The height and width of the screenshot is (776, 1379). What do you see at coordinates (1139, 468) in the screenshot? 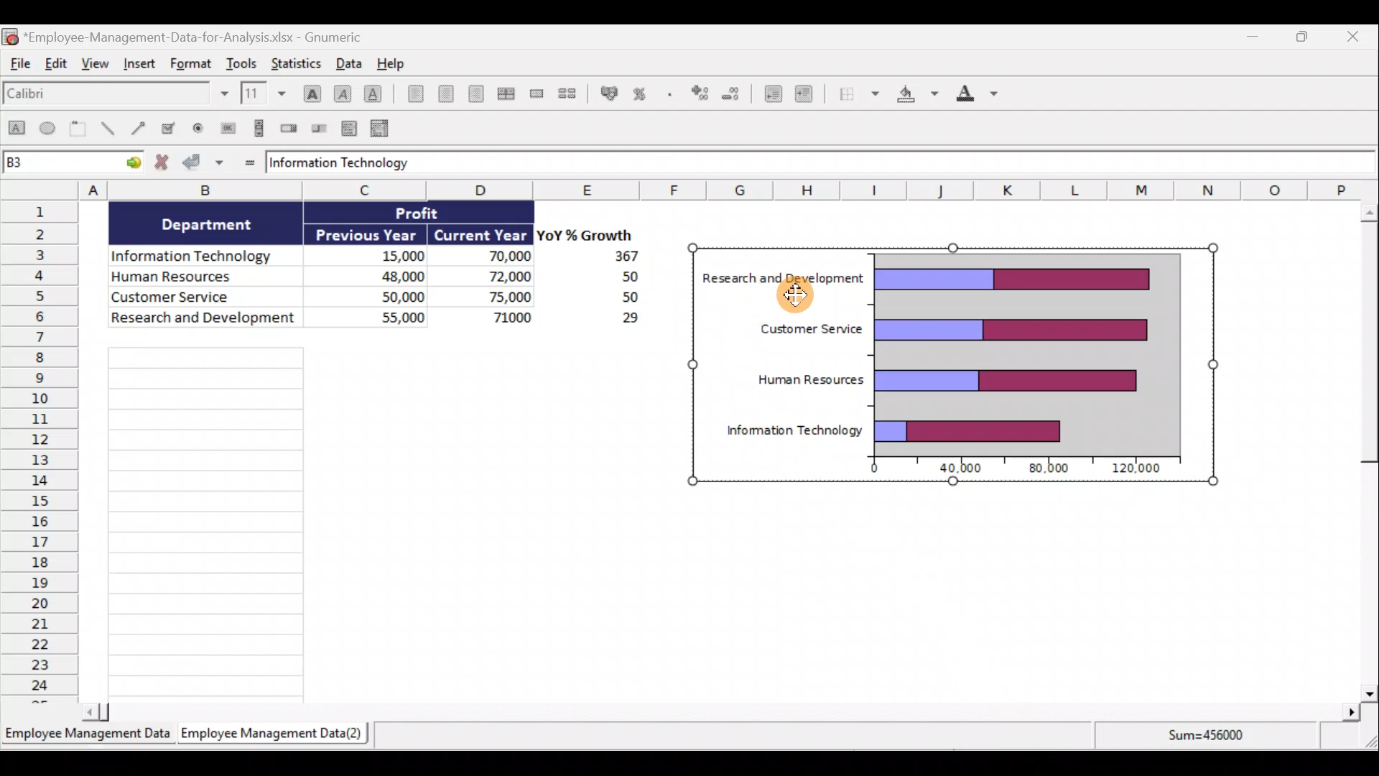
I see `120.000` at bounding box center [1139, 468].